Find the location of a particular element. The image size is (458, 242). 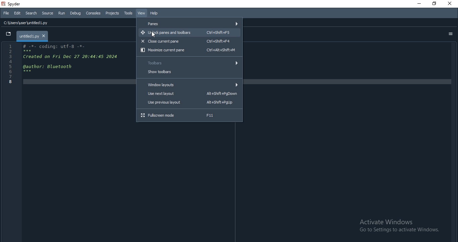

close current pane is located at coordinates (189, 41).